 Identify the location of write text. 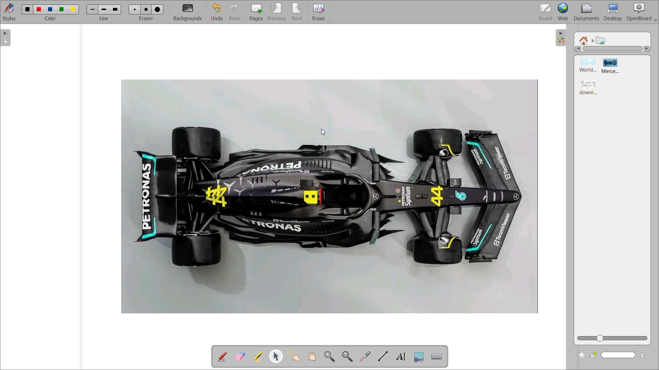
(402, 356).